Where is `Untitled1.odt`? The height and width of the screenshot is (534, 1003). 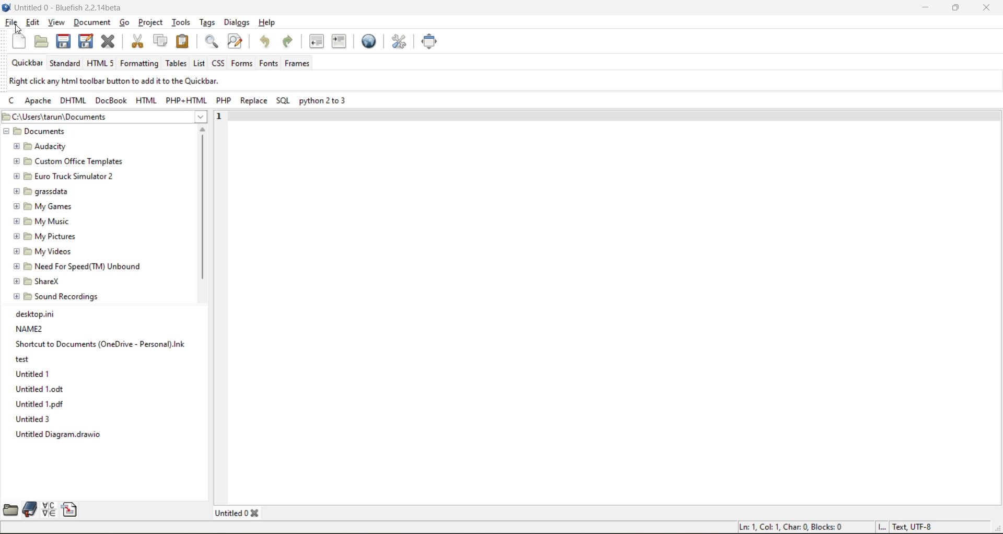 Untitled1.odt is located at coordinates (39, 389).